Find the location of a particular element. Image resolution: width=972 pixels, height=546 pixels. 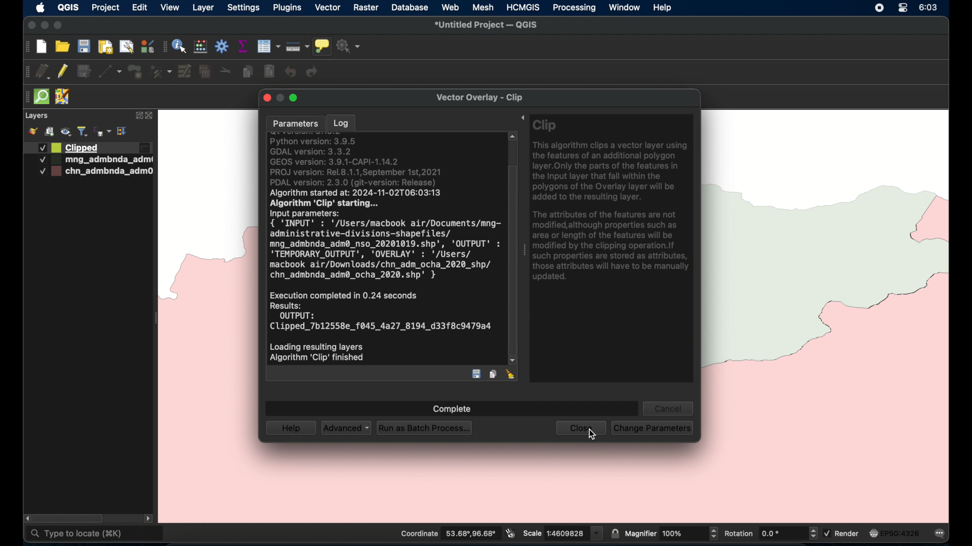

show map tips is located at coordinates (322, 47).